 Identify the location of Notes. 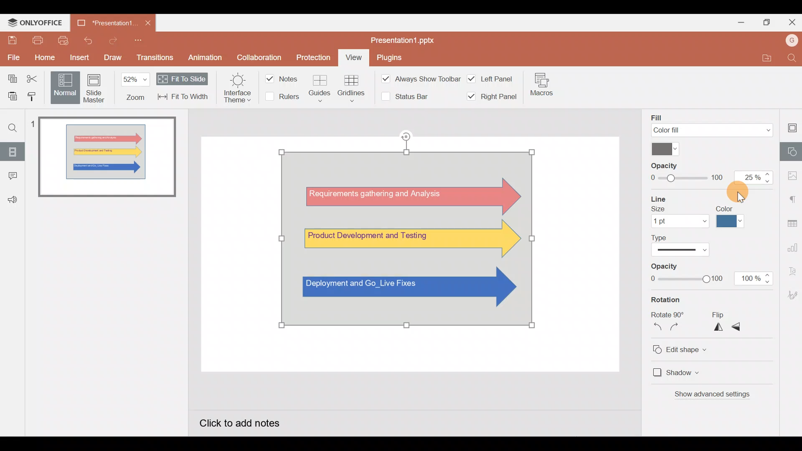
(282, 78).